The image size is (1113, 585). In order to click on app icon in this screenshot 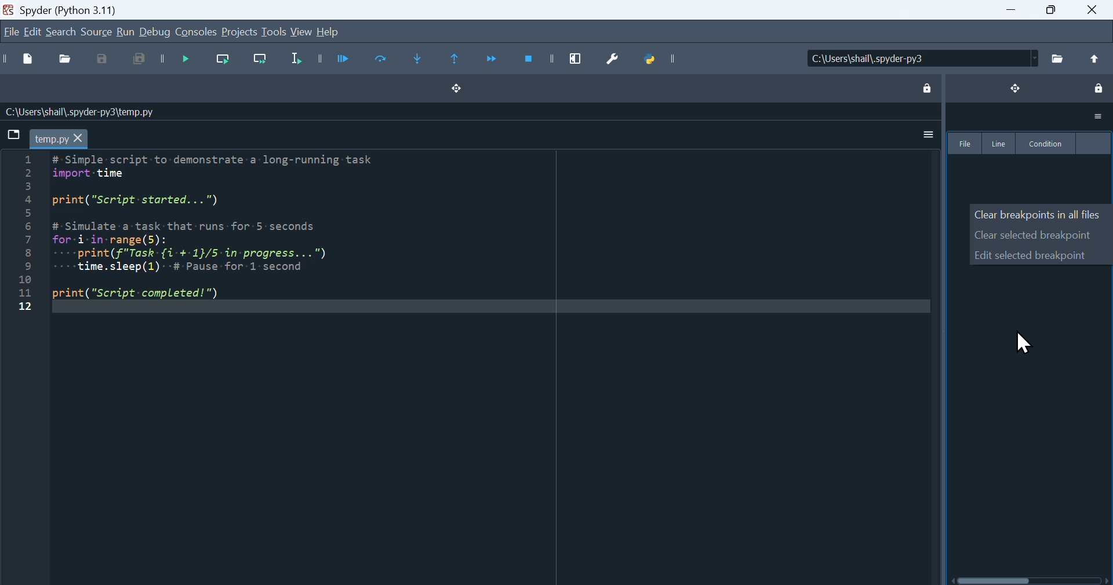, I will do `click(9, 9)`.